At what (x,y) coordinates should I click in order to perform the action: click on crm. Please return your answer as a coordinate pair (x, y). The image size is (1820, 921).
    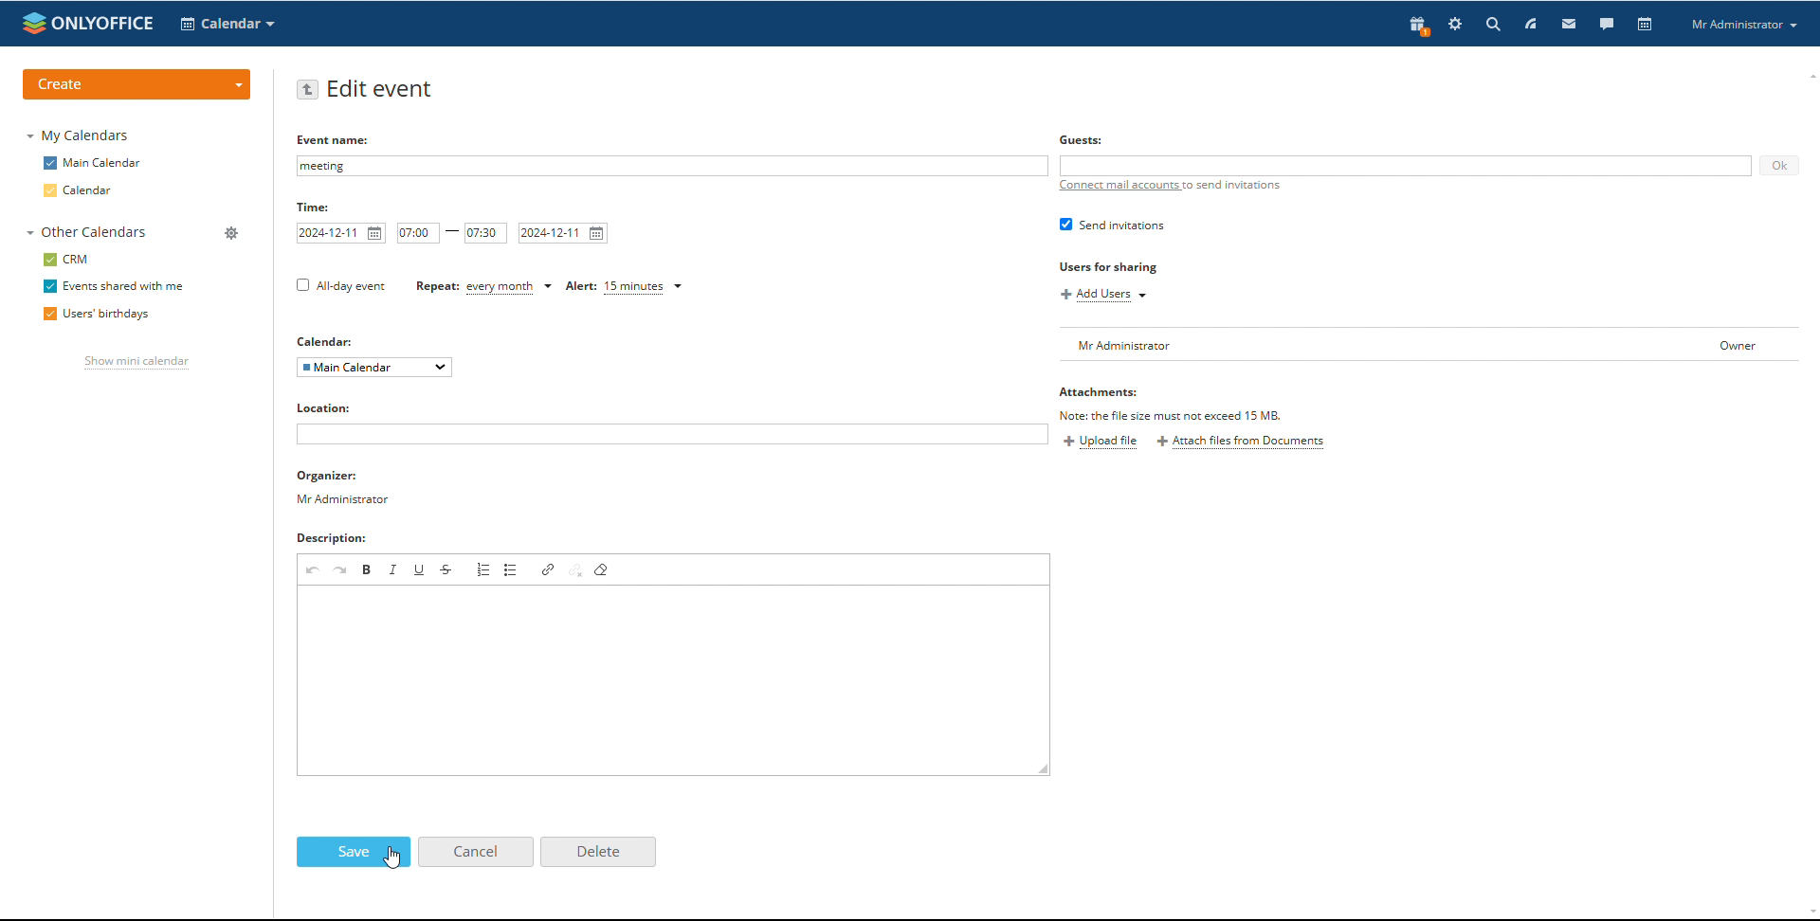
    Looking at the image, I should click on (66, 260).